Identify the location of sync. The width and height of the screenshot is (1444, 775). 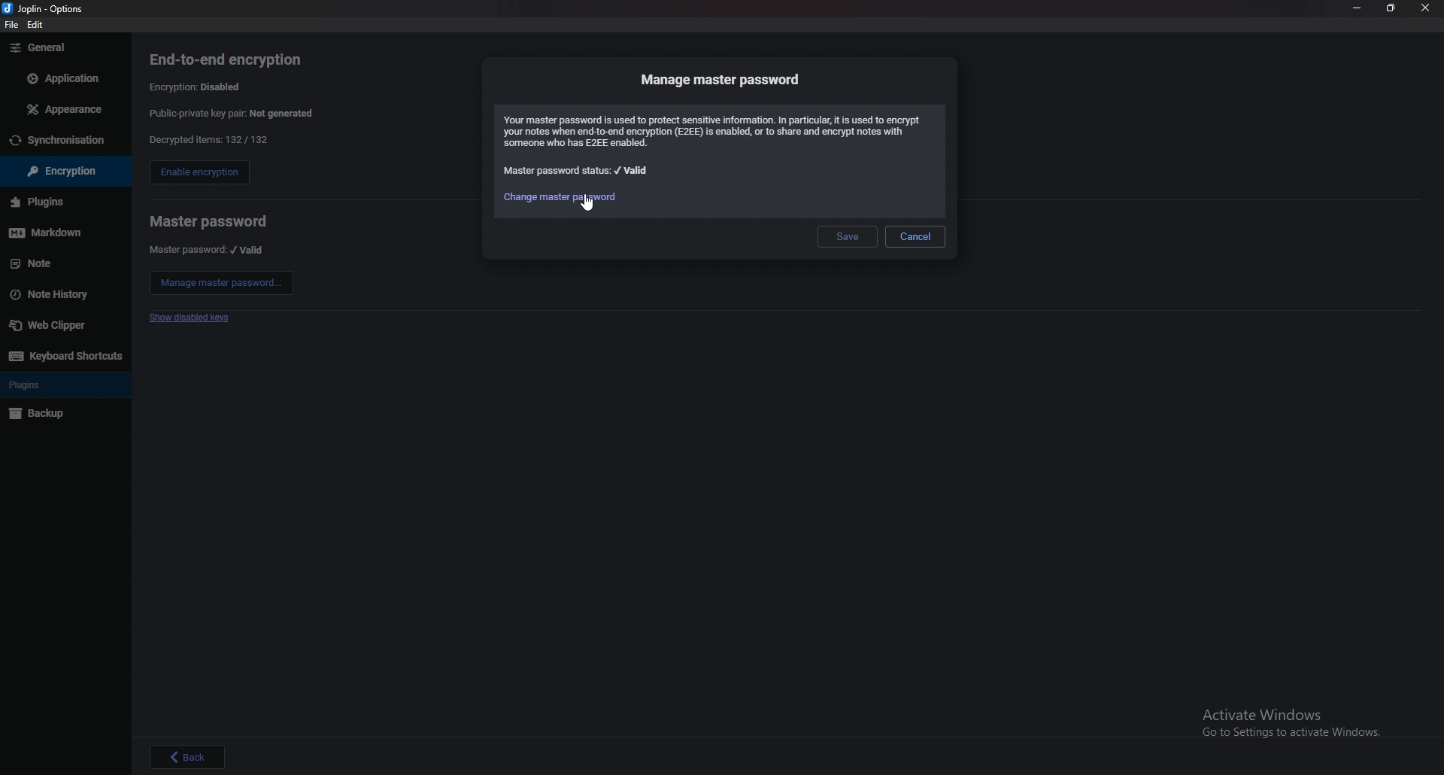
(64, 141).